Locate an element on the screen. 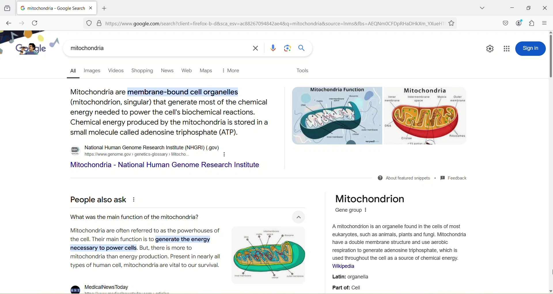 The width and height of the screenshot is (553, 294). MM Feedback is located at coordinates (455, 178).